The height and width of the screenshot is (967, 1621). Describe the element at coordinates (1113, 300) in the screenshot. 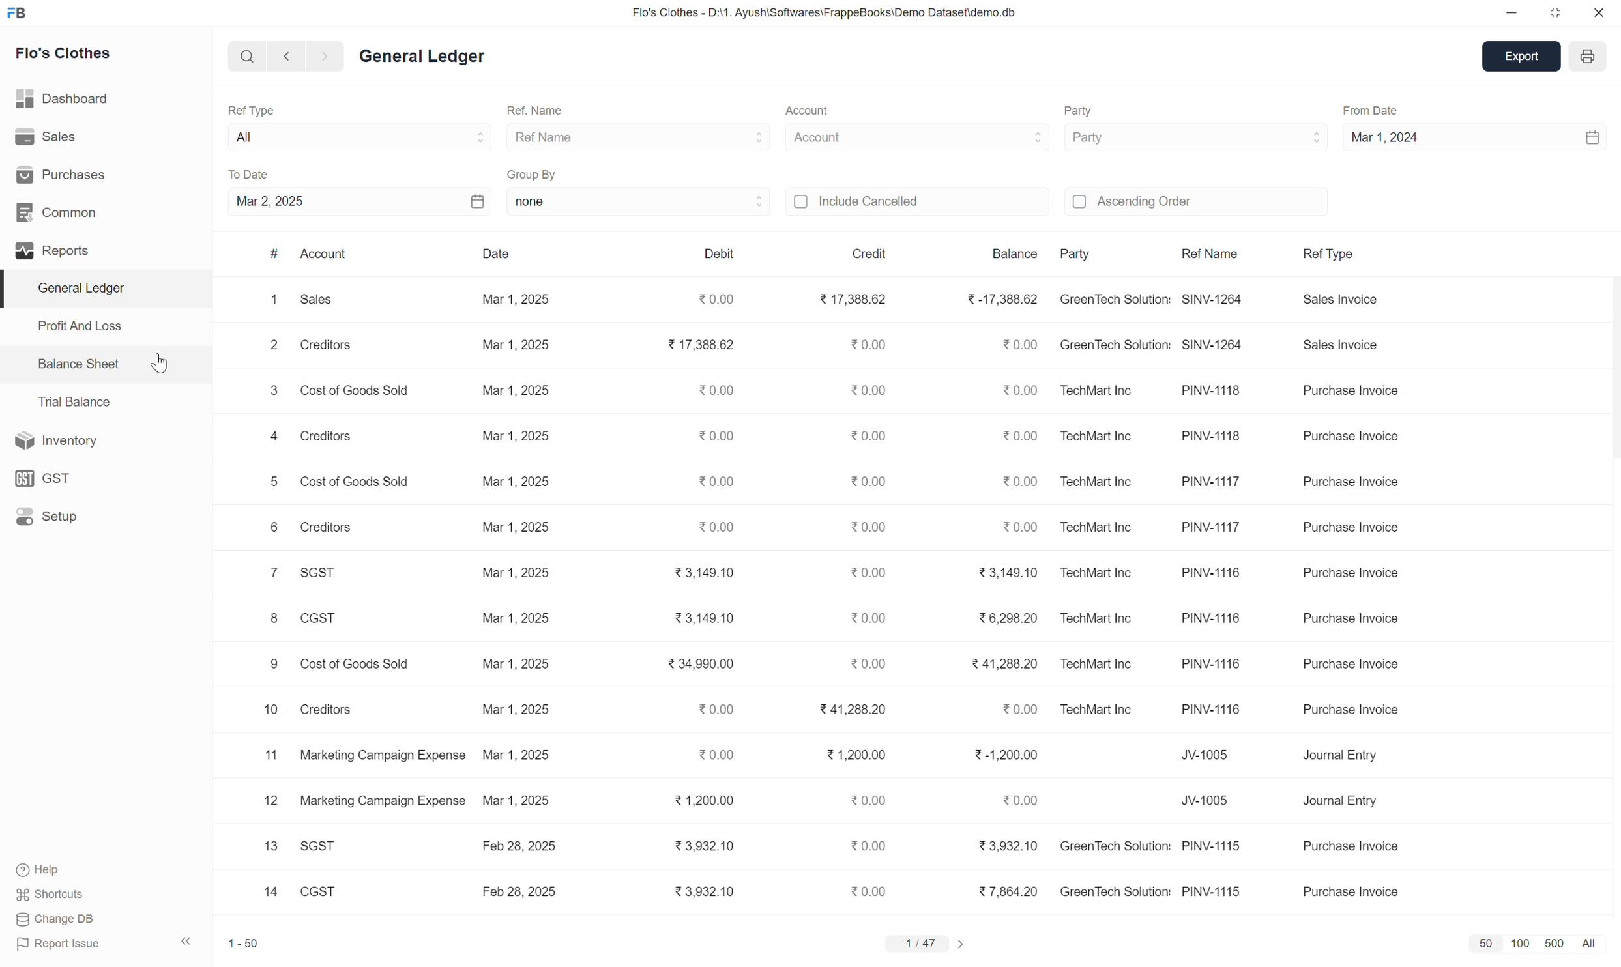

I see `GreenTech Solution:` at that location.